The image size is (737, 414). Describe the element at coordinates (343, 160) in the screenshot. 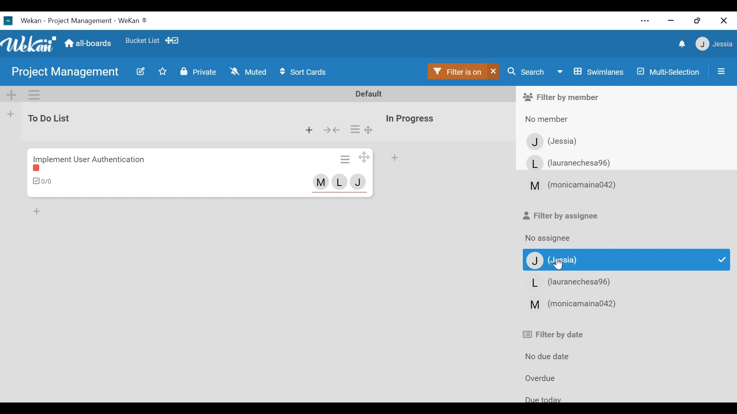

I see `Card actions` at that location.